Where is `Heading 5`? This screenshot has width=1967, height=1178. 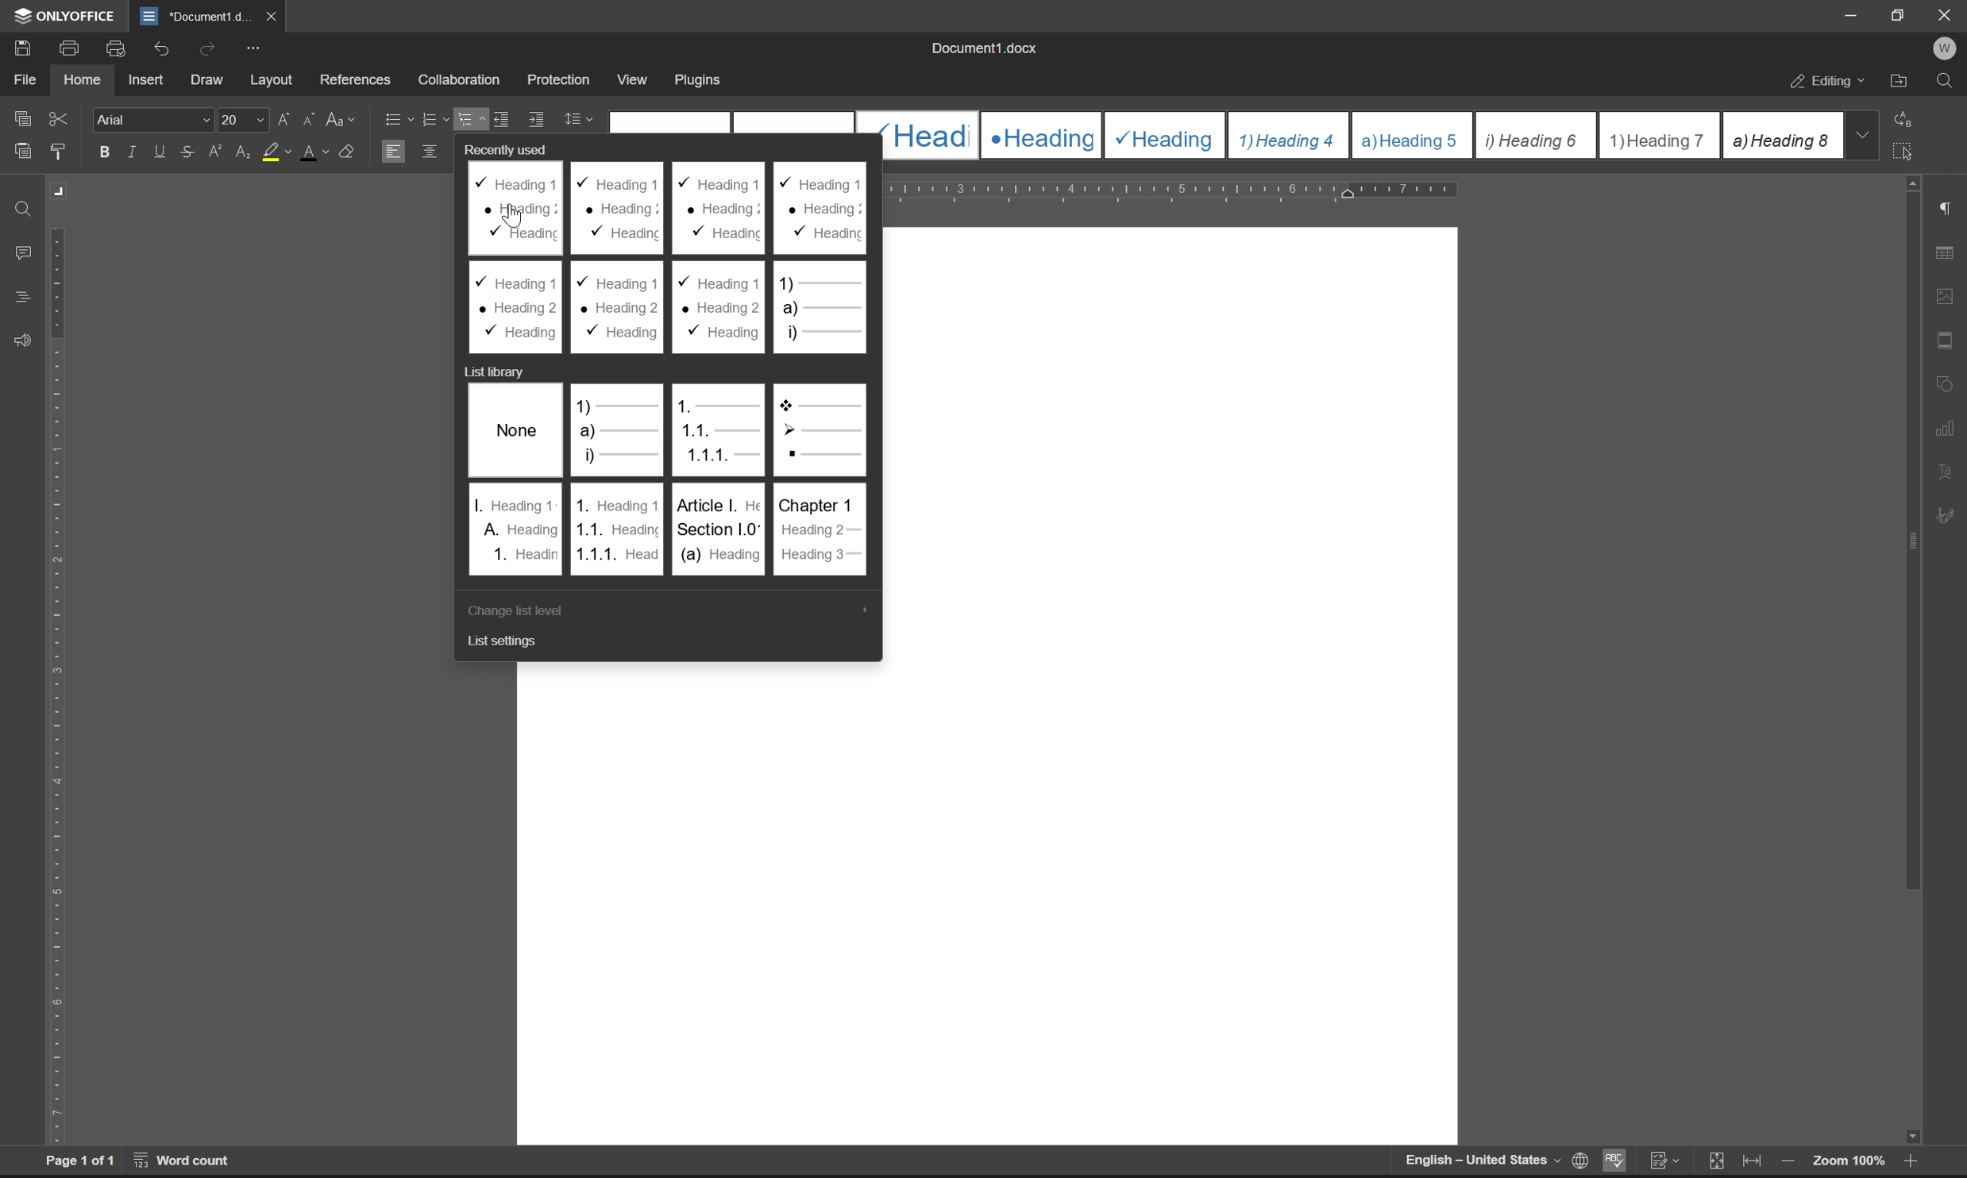
Heading 5 is located at coordinates (1413, 135).